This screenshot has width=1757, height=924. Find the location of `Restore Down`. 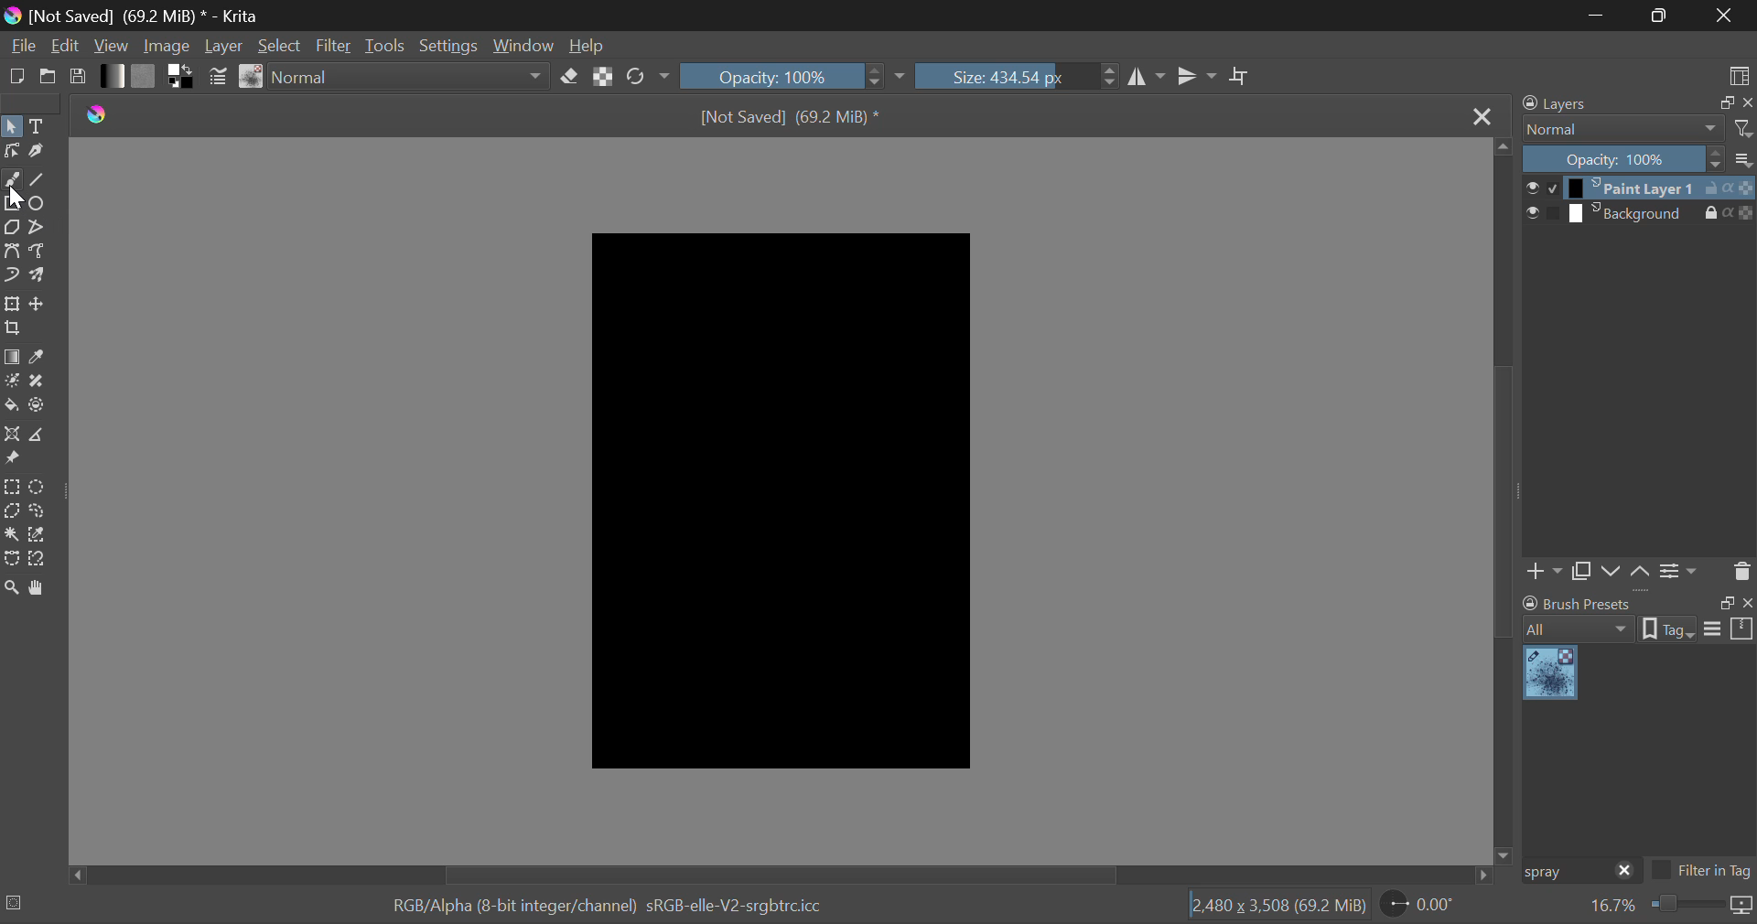

Restore Down is located at coordinates (1601, 15).